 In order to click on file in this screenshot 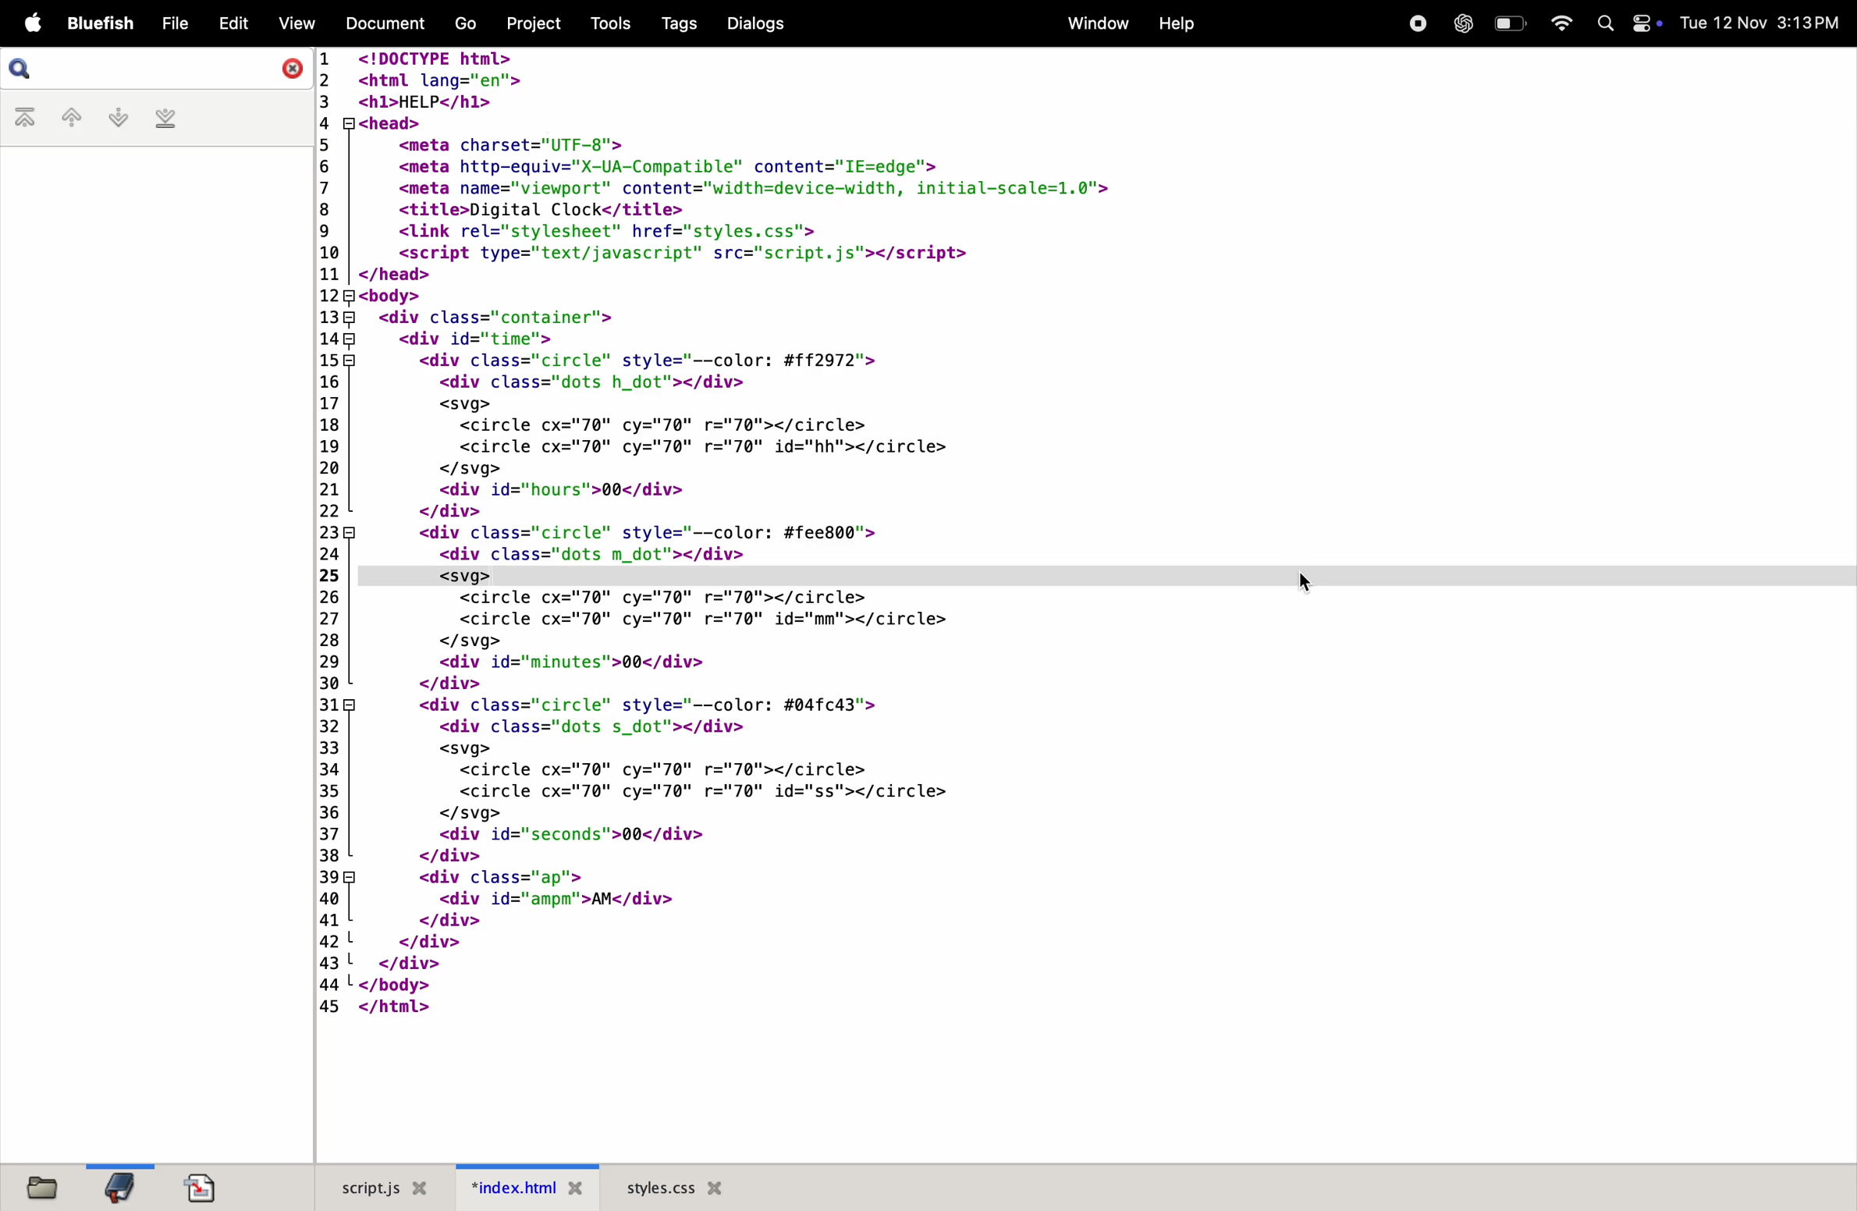, I will do `click(175, 24)`.